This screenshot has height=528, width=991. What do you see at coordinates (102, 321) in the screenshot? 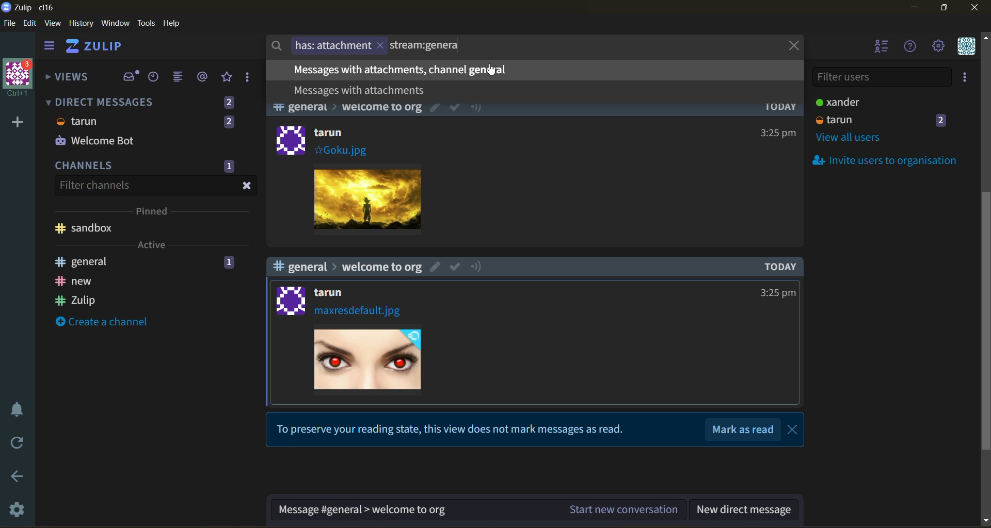
I see `create a channel` at bounding box center [102, 321].